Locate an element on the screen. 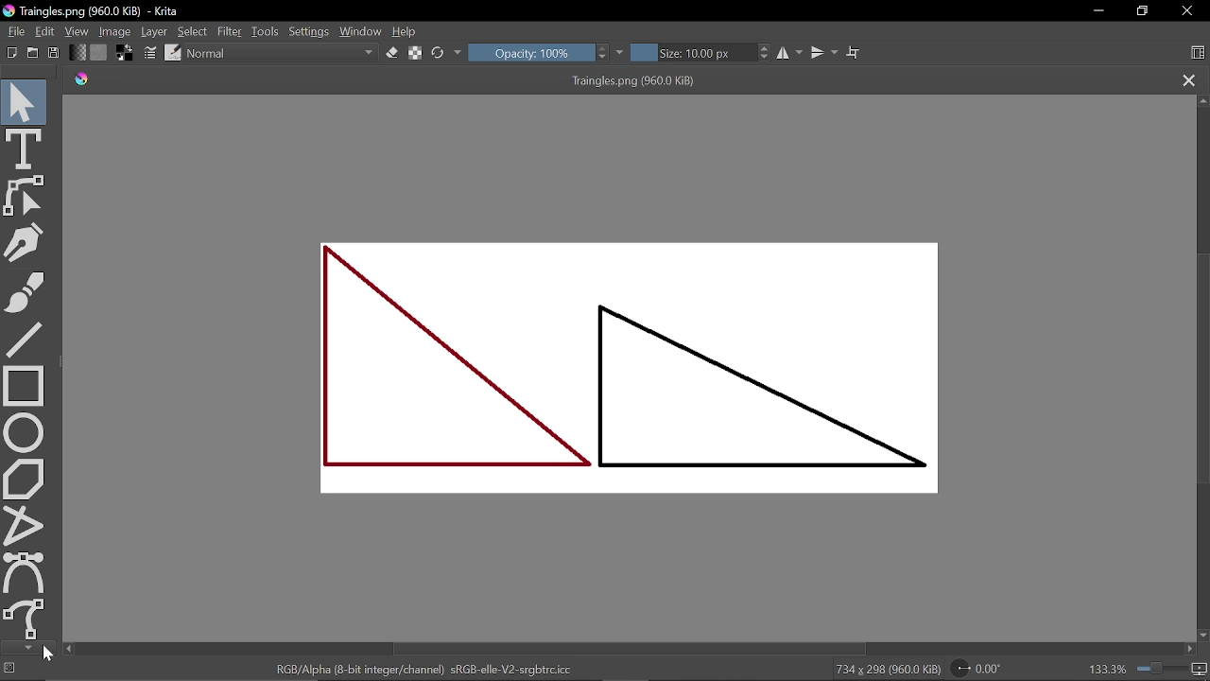 The height and width of the screenshot is (681, 1210). Zoom is located at coordinates (1159, 670).